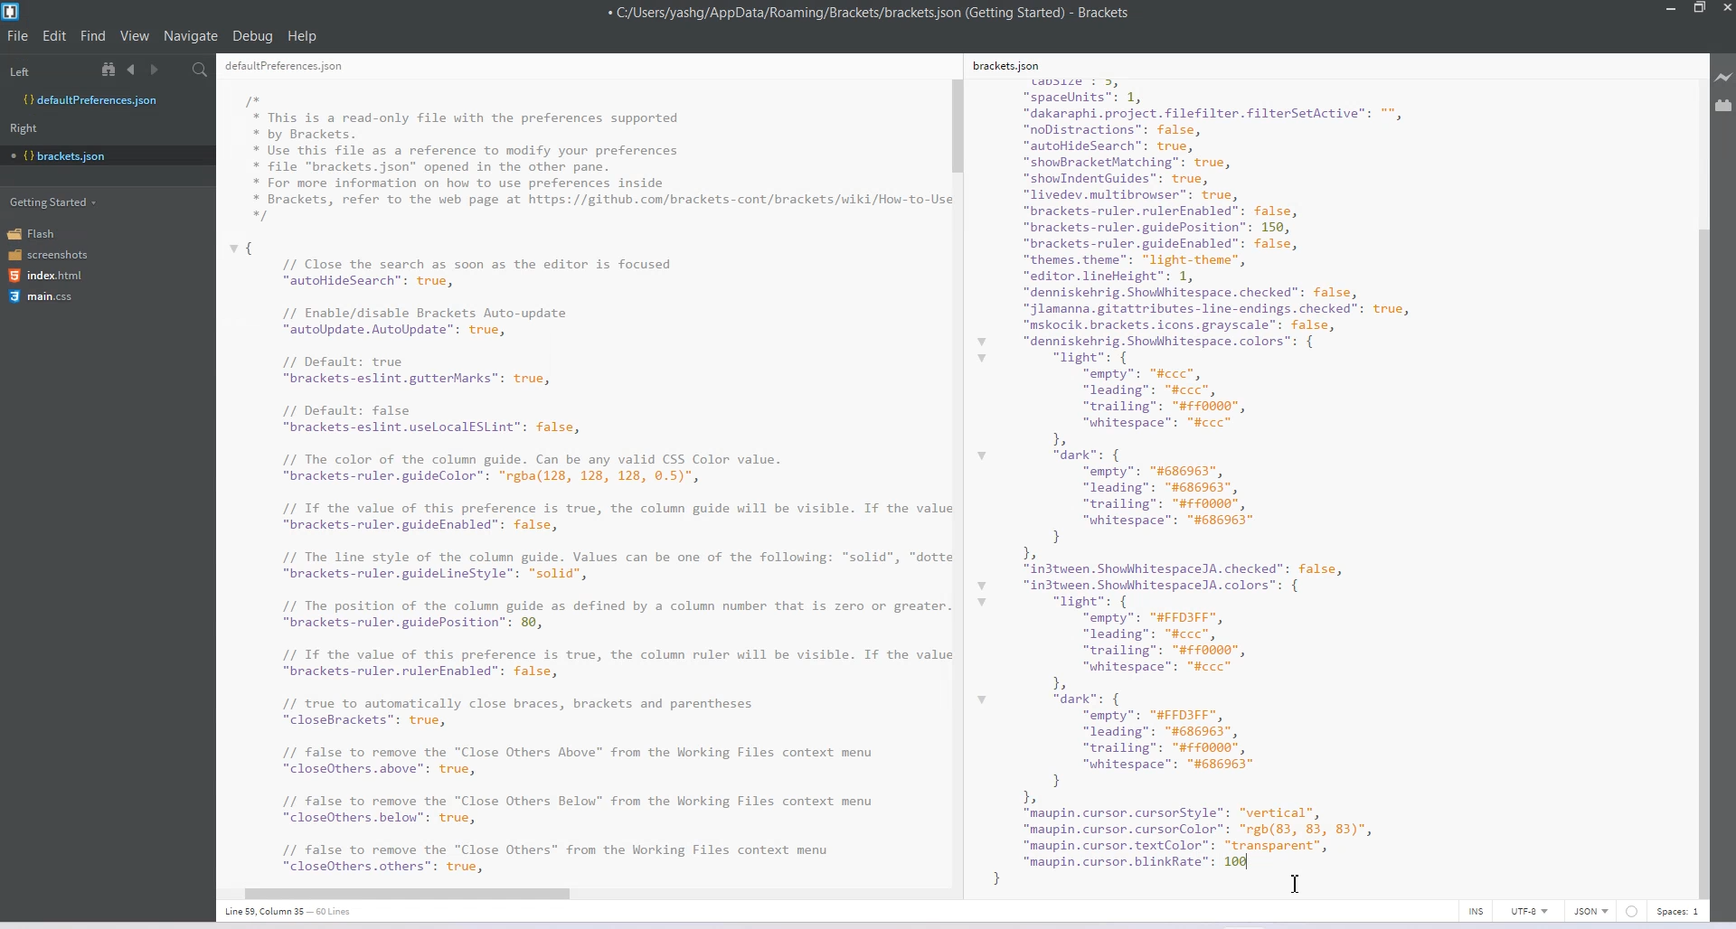 The width and height of the screenshot is (1736, 929). I want to click on Flash, so click(38, 233).